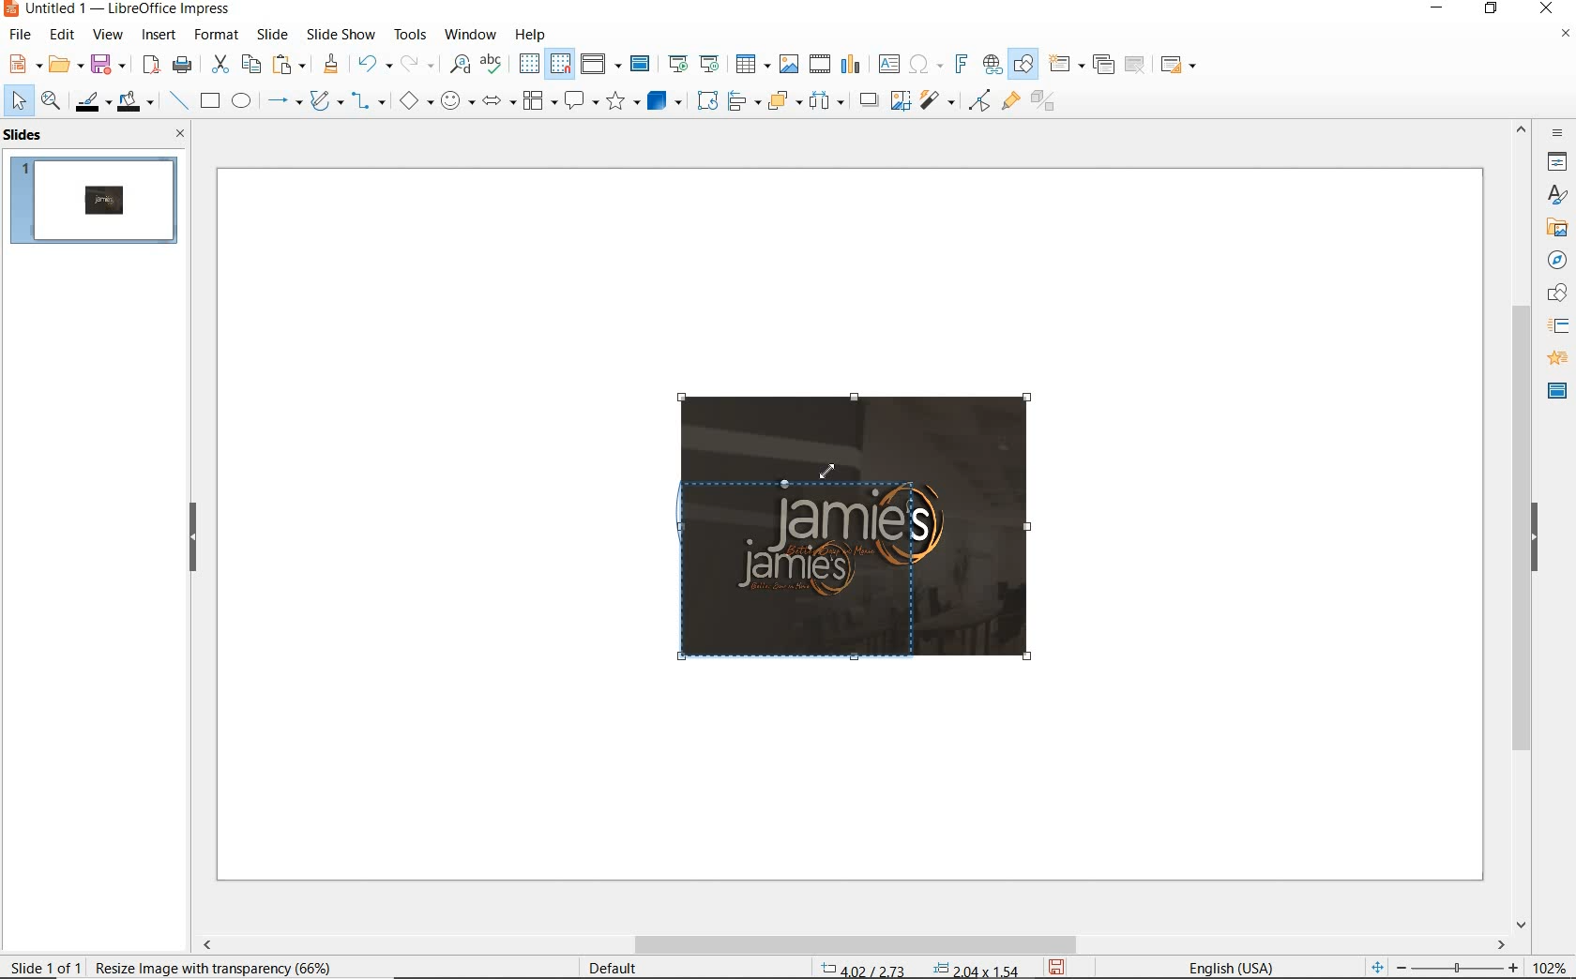 This screenshot has height=979, width=1576. I want to click on window, so click(470, 33).